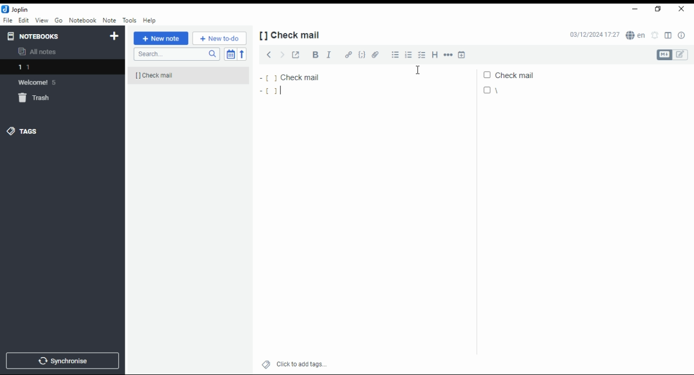 The width and height of the screenshot is (694, 375). I want to click on previous, so click(268, 54).